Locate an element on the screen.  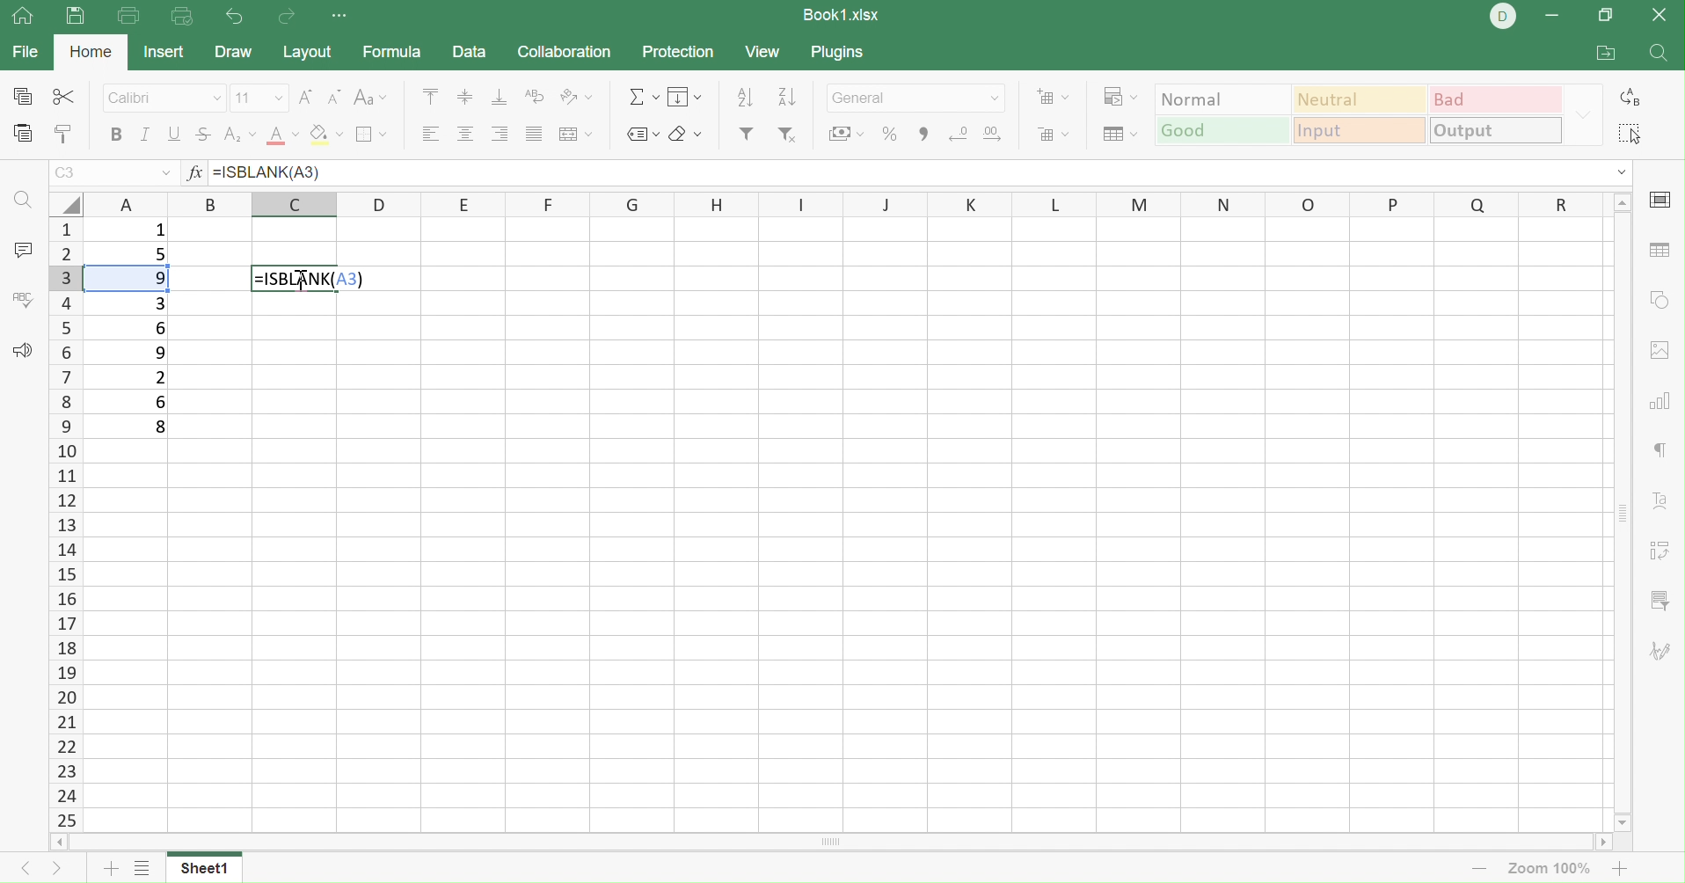
Quick print is located at coordinates (182, 17).